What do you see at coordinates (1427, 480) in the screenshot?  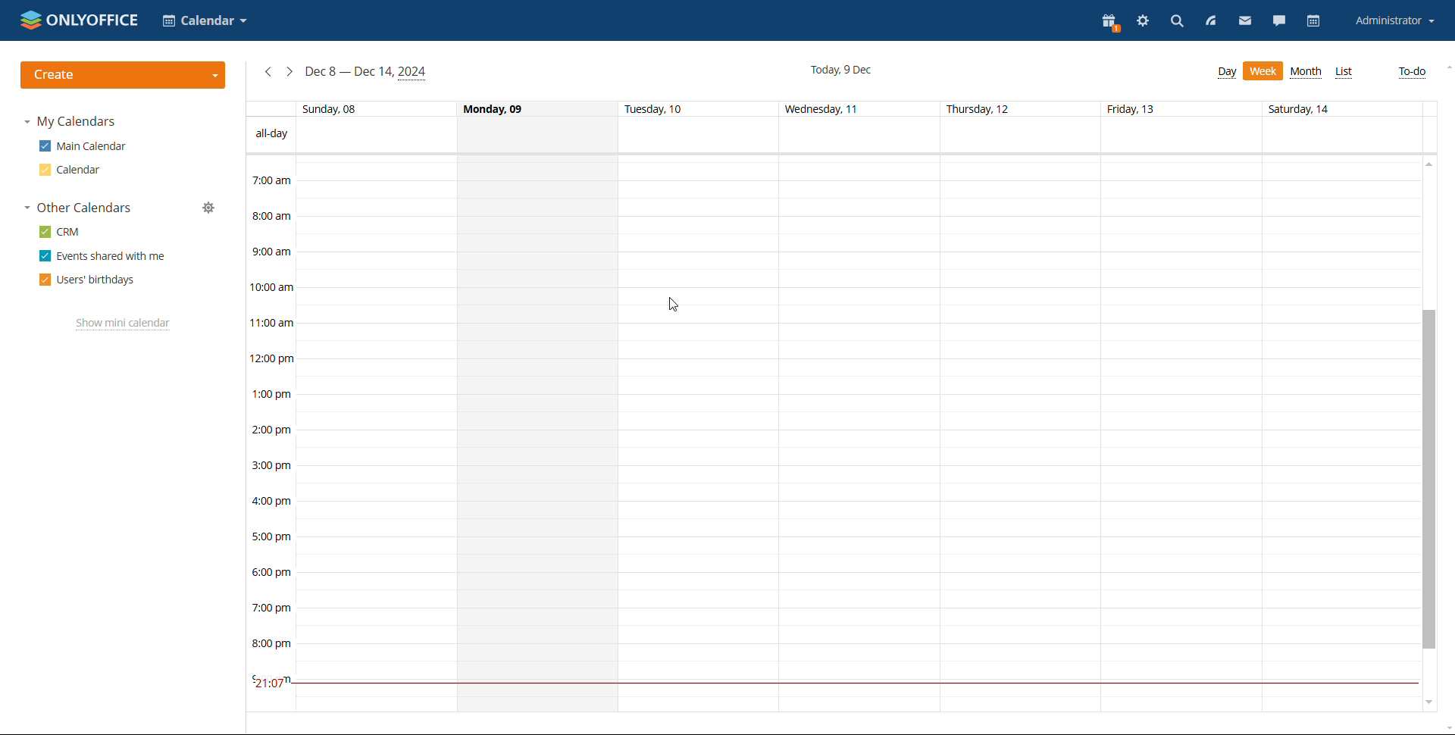 I see `scrollbar` at bounding box center [1427, 480].